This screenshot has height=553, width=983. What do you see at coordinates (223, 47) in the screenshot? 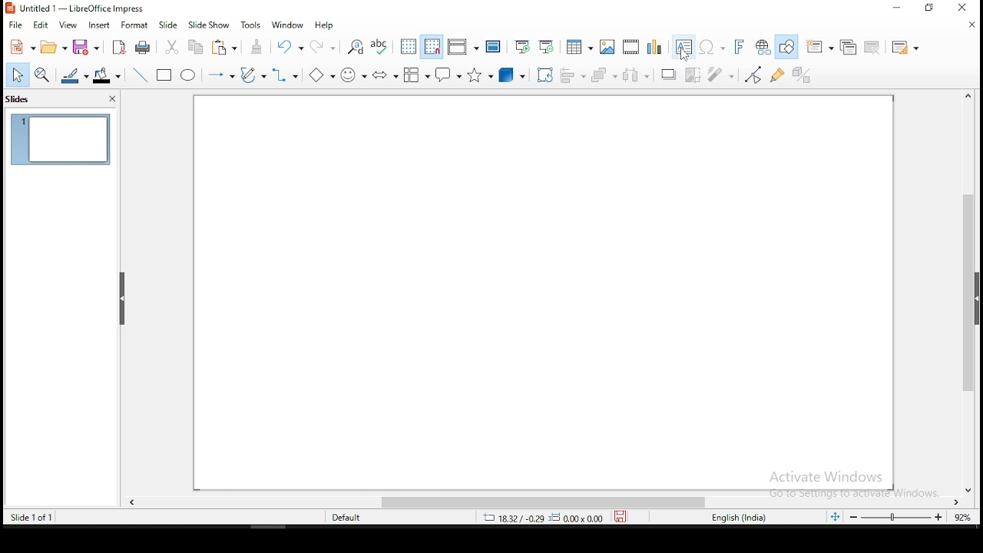
I see `paste` at bounding box center [223, 47].